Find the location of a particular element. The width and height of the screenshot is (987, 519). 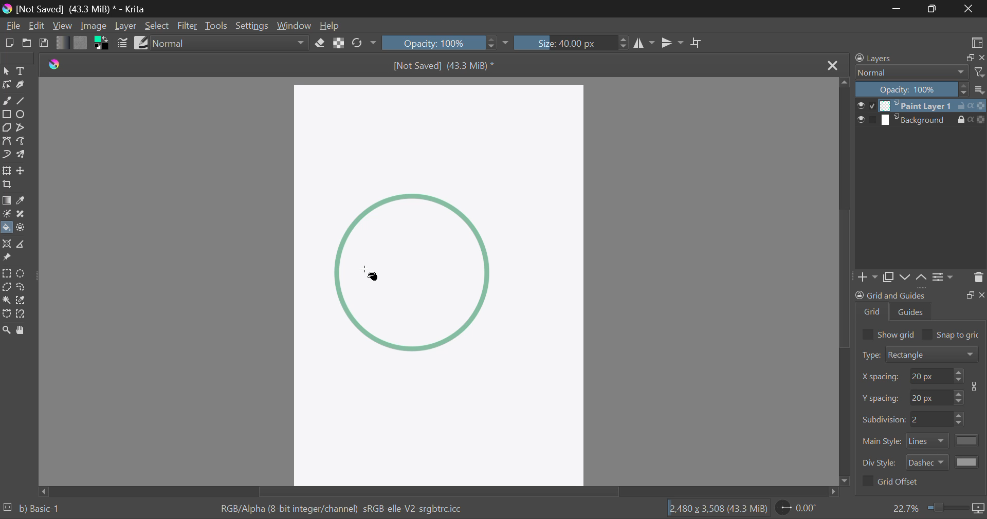

Rotate is located at coordinates (364, 43).